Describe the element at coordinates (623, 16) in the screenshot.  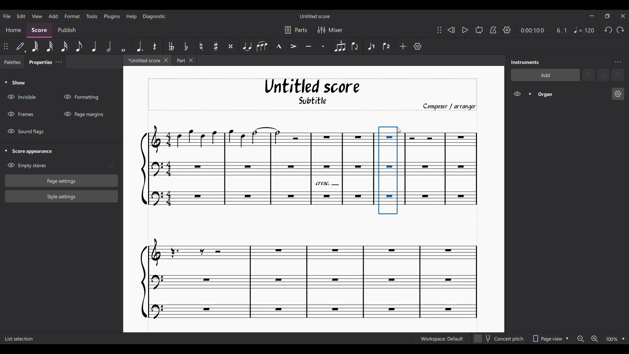
I see `Close interface` at that location.